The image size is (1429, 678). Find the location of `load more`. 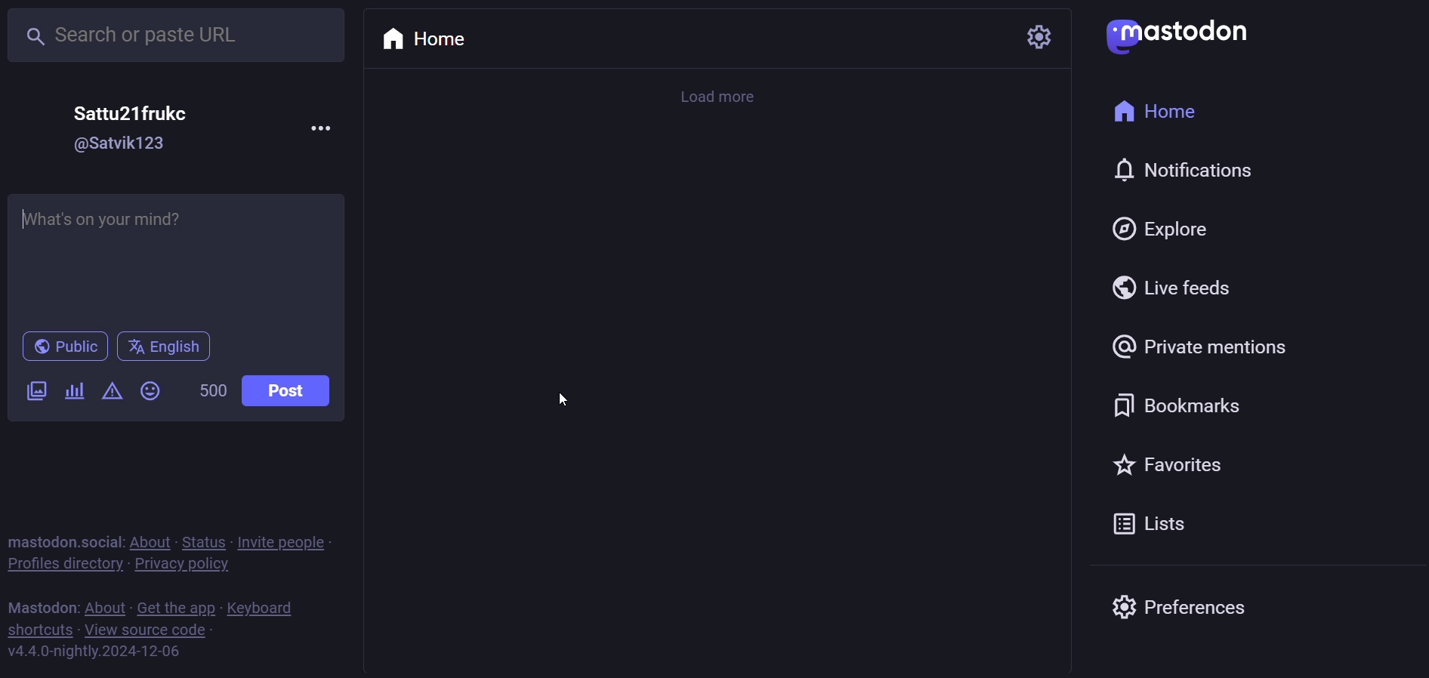

load more is located at coordinates (724, 98).